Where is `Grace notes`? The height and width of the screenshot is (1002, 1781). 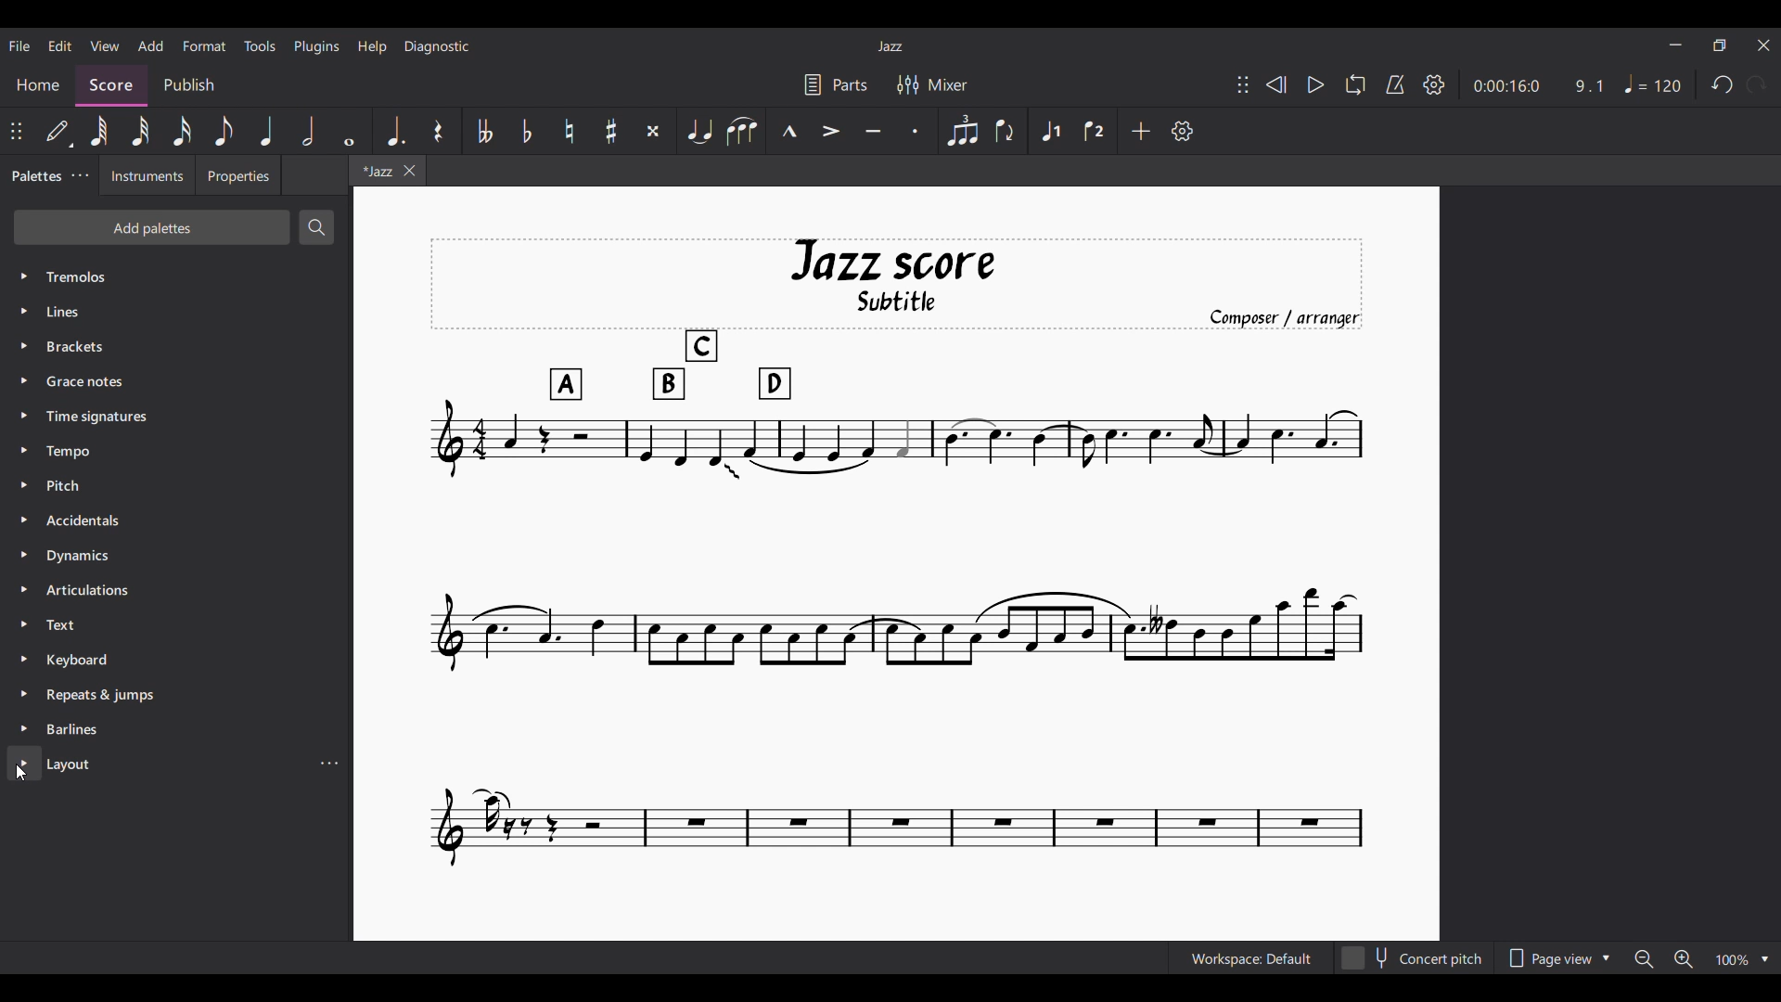
Grace notes is located at coordinates (176, 381).